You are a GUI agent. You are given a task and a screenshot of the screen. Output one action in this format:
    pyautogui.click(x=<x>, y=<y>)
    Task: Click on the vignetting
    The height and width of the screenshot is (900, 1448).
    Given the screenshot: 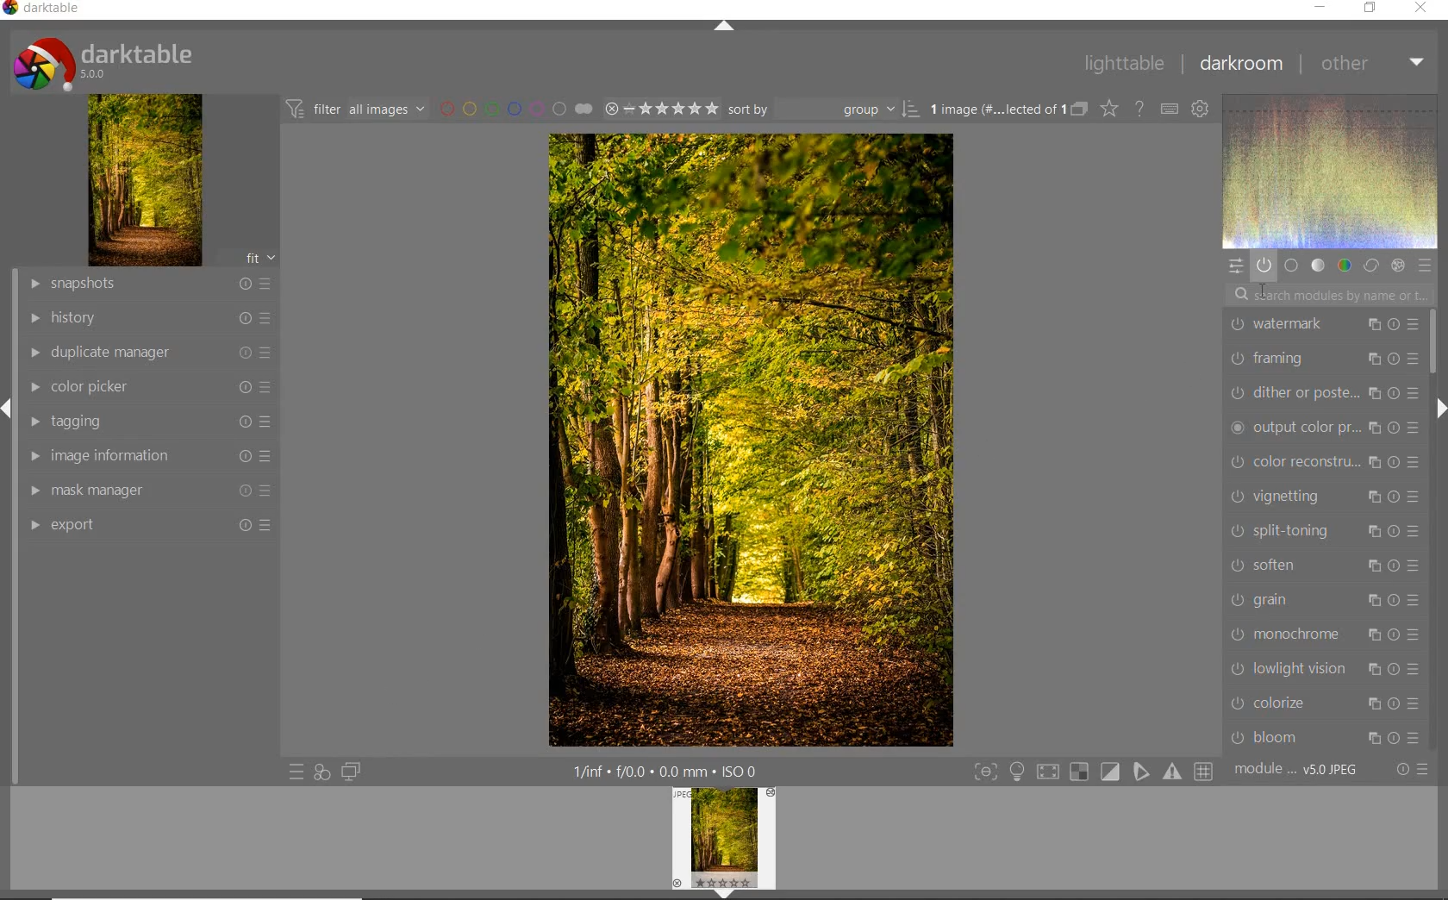 What is the action you would take?
    pyautogui.click(x=1324, y=497)
    